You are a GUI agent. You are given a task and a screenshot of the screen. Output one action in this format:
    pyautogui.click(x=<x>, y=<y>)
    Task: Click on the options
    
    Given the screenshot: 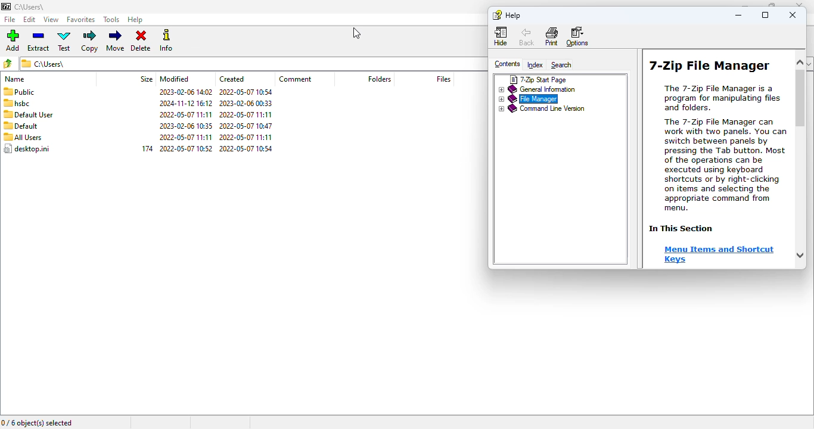 What is the action you would take?
    pyautogui.click(x=577, y=36)
    